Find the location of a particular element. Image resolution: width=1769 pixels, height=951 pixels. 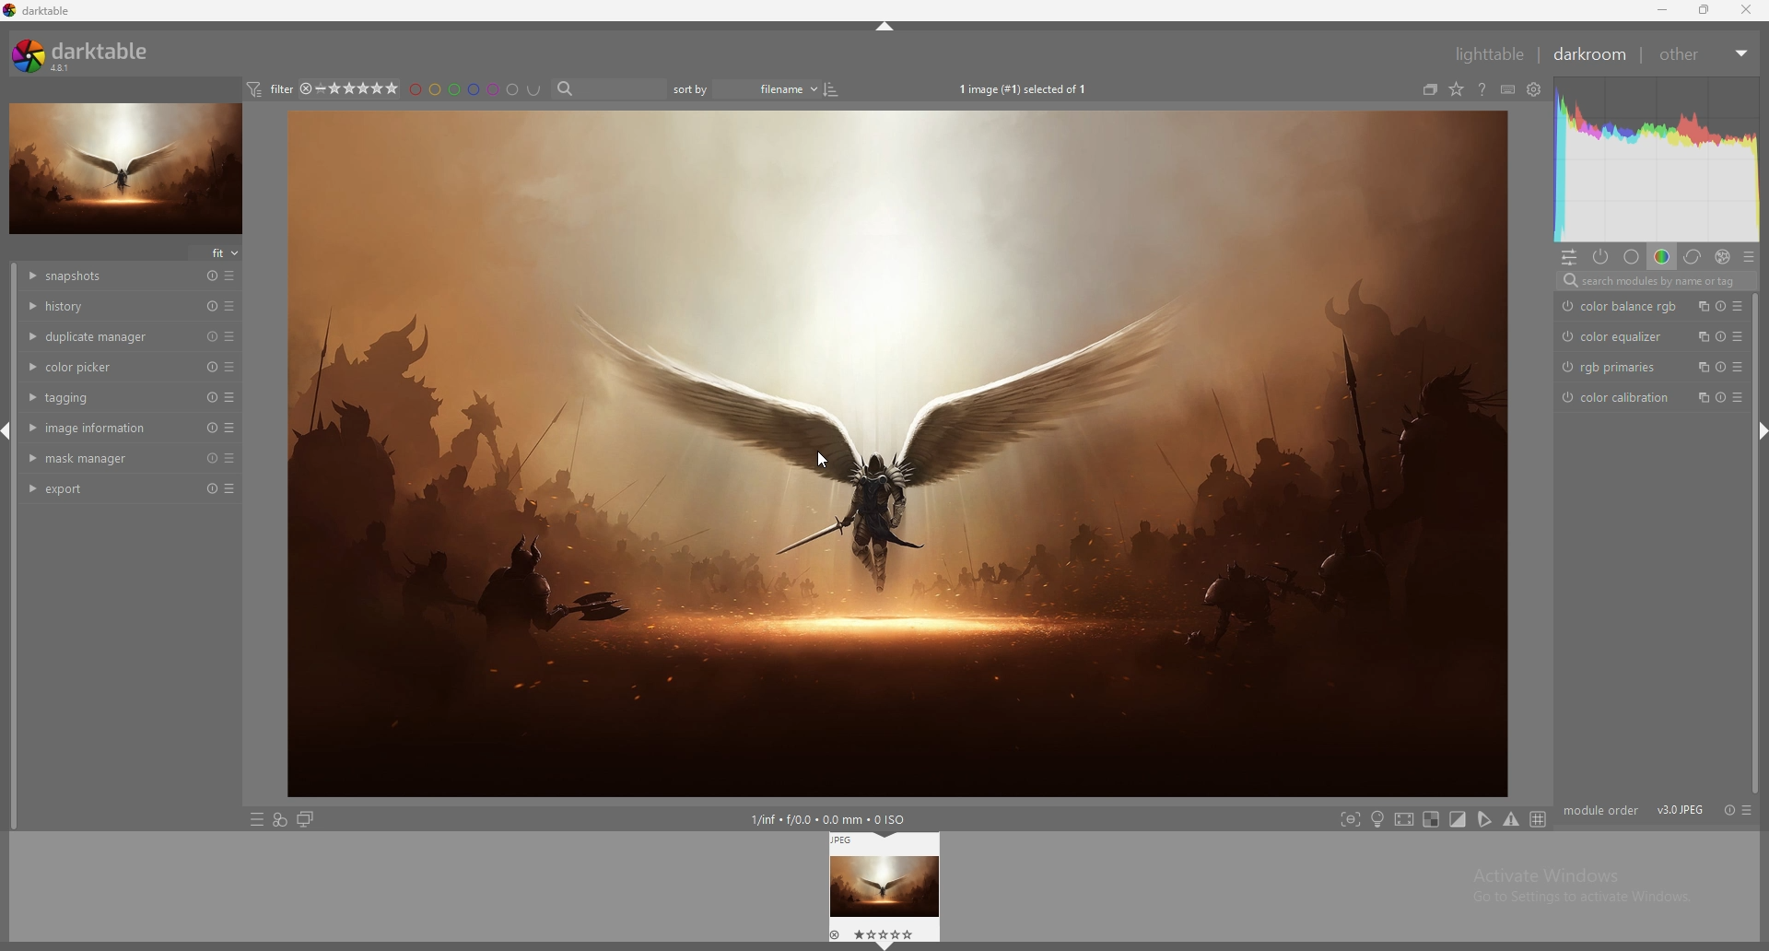

online help is located at coordinates (1485, 88).